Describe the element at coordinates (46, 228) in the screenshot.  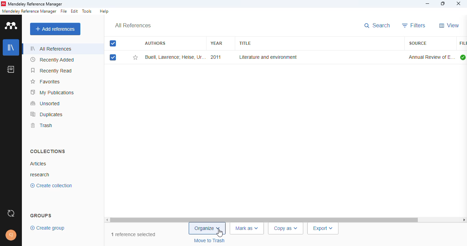
I see `create group` at that location.